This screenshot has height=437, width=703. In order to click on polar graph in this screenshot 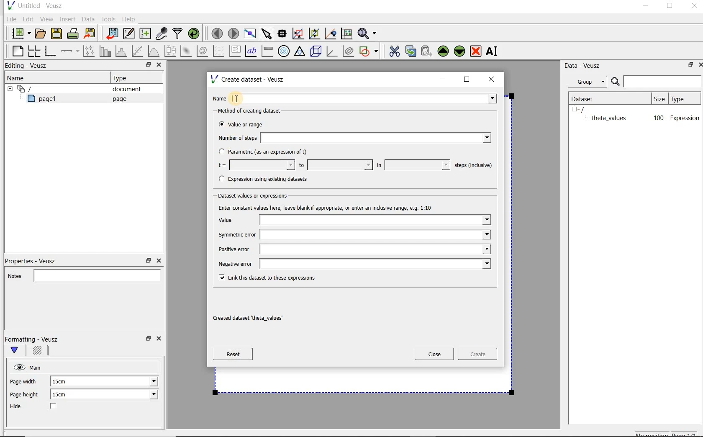, I will do `click(284, 51)`.